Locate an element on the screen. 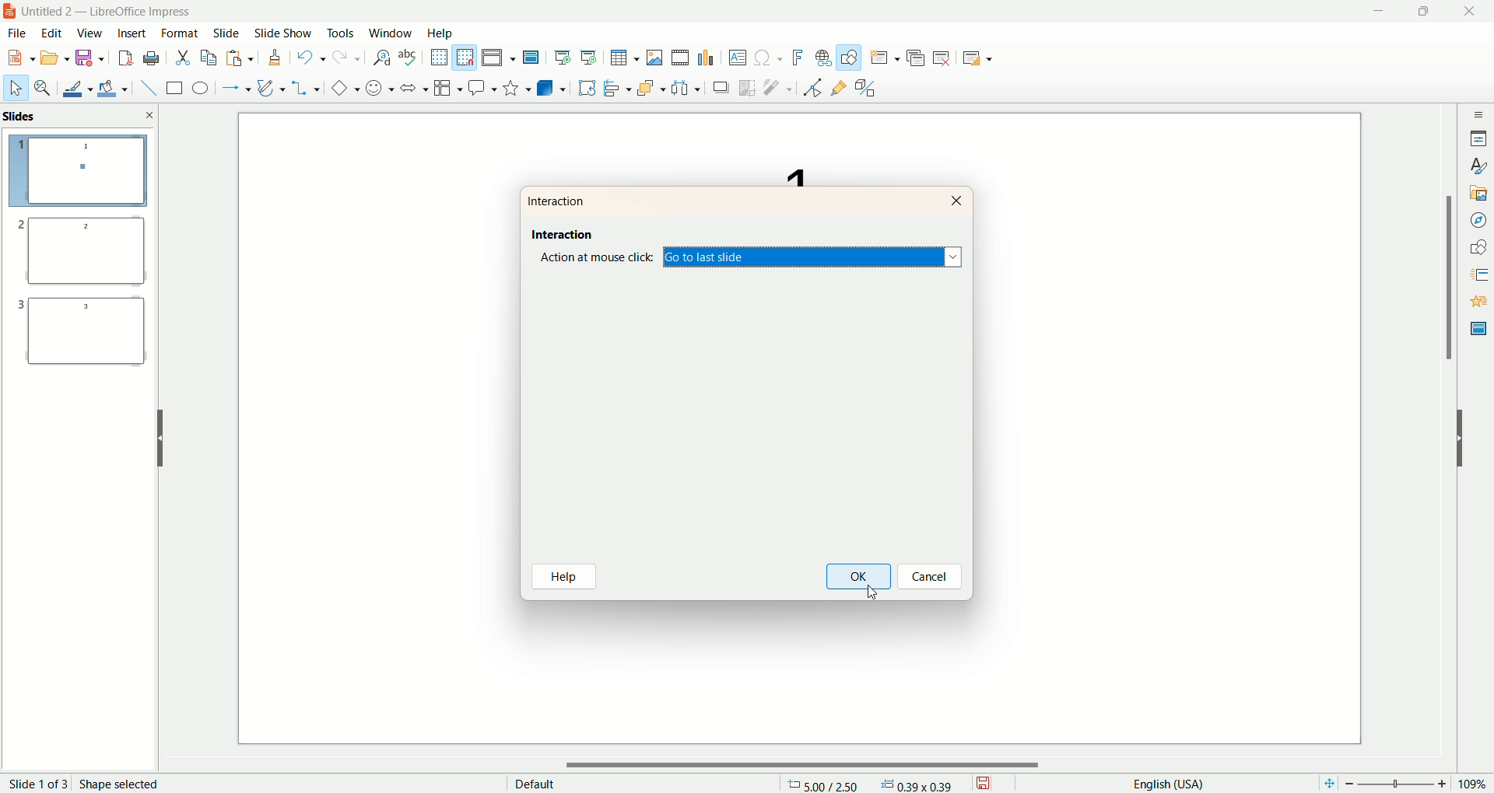 Image resolution: width=1494 pixels, height=793 pixels. help is located at coordinates (568, 578).